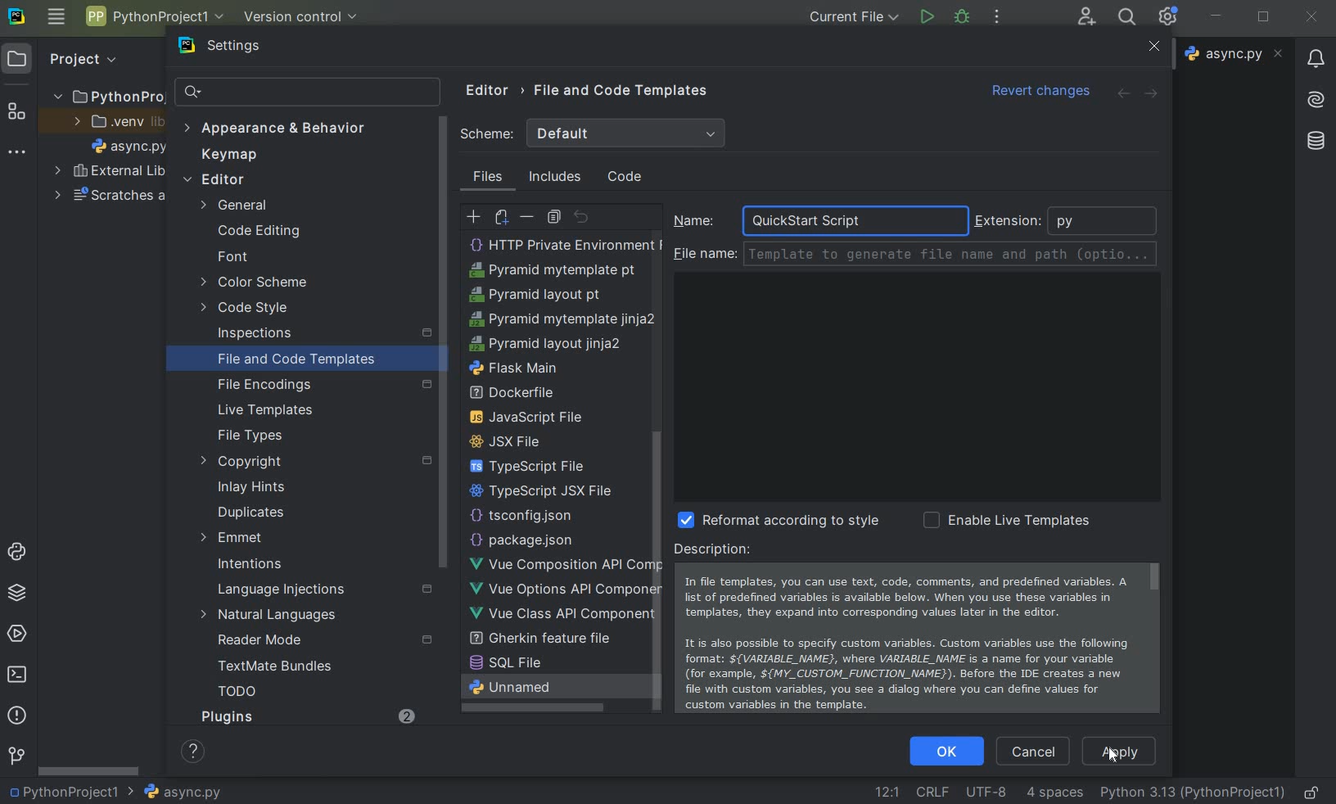 This screenshot has width=1336, height=804. Describe the element at coordinates (57, 17) in the screenshot. I see `main menu` at that location.